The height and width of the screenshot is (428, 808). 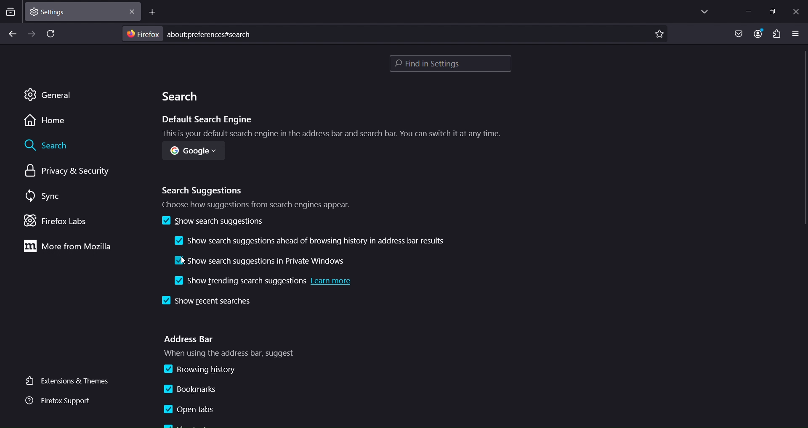 I want to click on go back one page, so click(x=12, y=34).